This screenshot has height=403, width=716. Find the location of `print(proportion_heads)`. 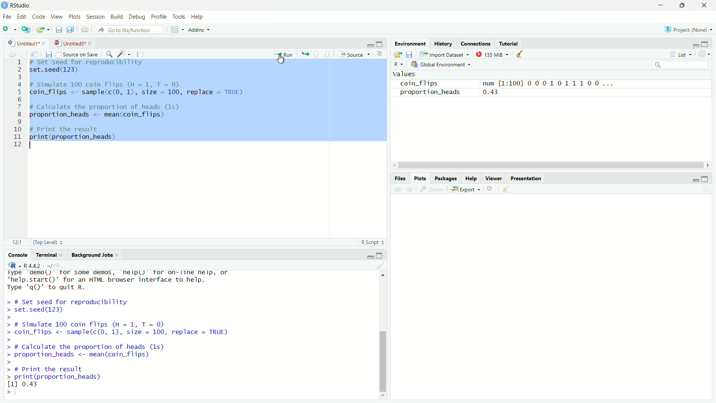

print(proportion_heads) is located at coordinates (77, 137).